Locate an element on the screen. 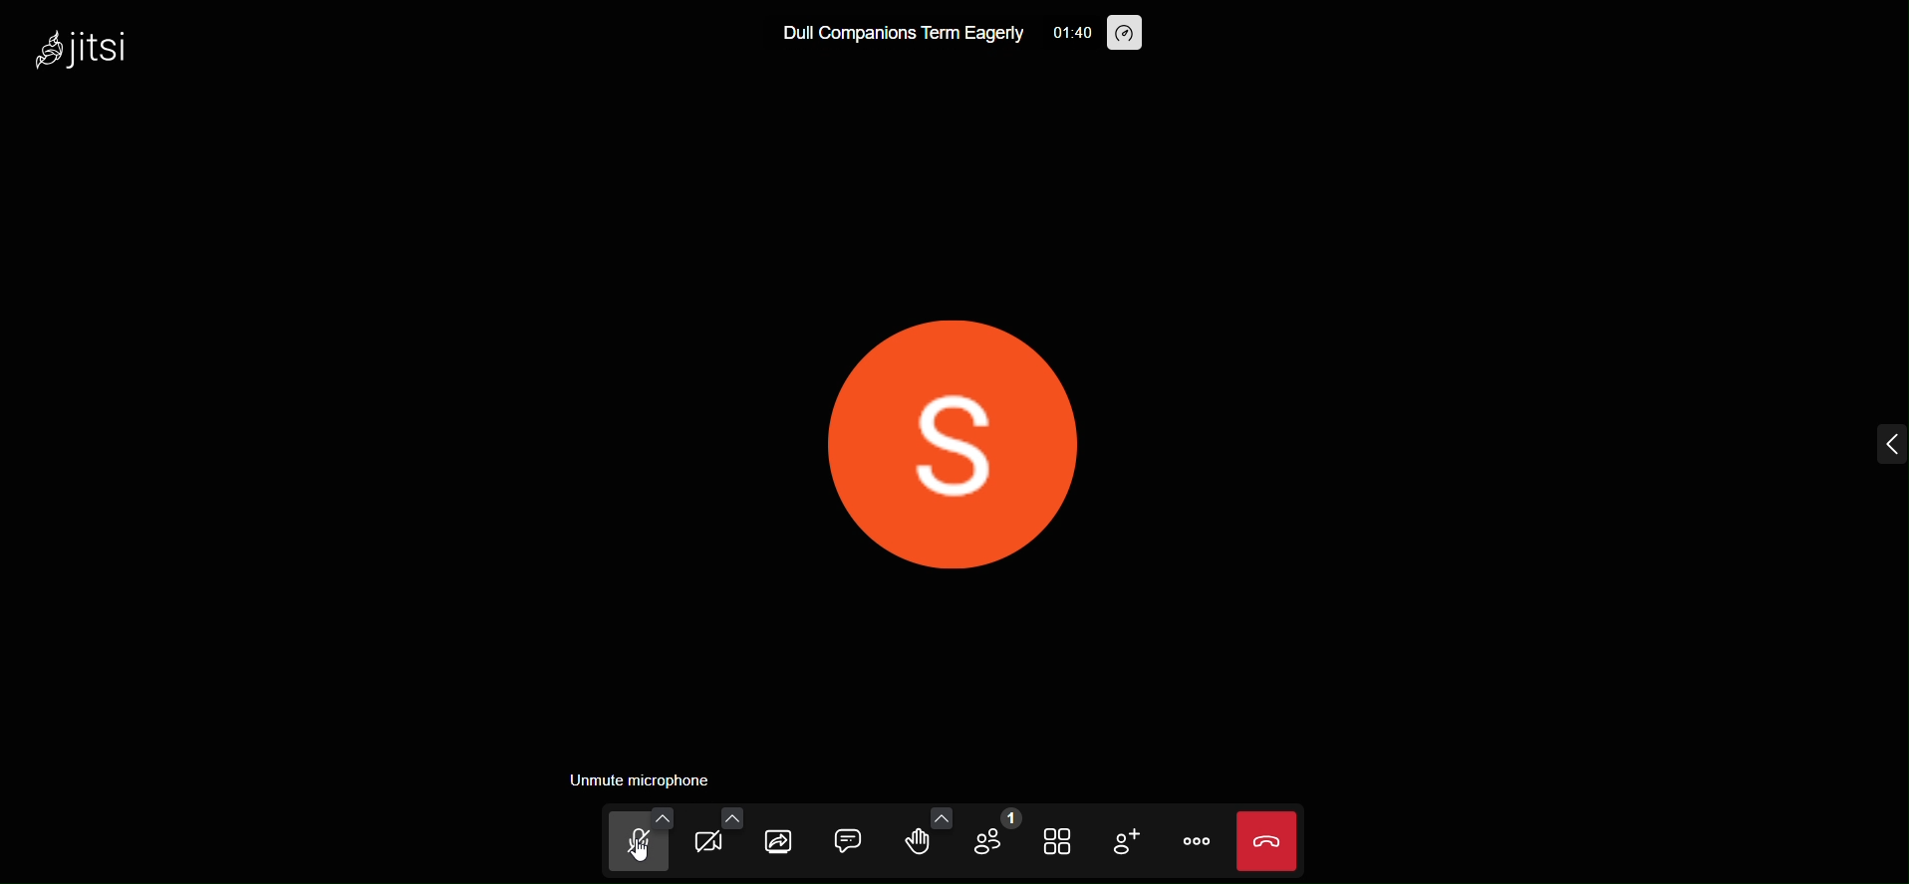 The height and width of the screenshot is (884, 1909). video setting is located at coordinates (730, 817).